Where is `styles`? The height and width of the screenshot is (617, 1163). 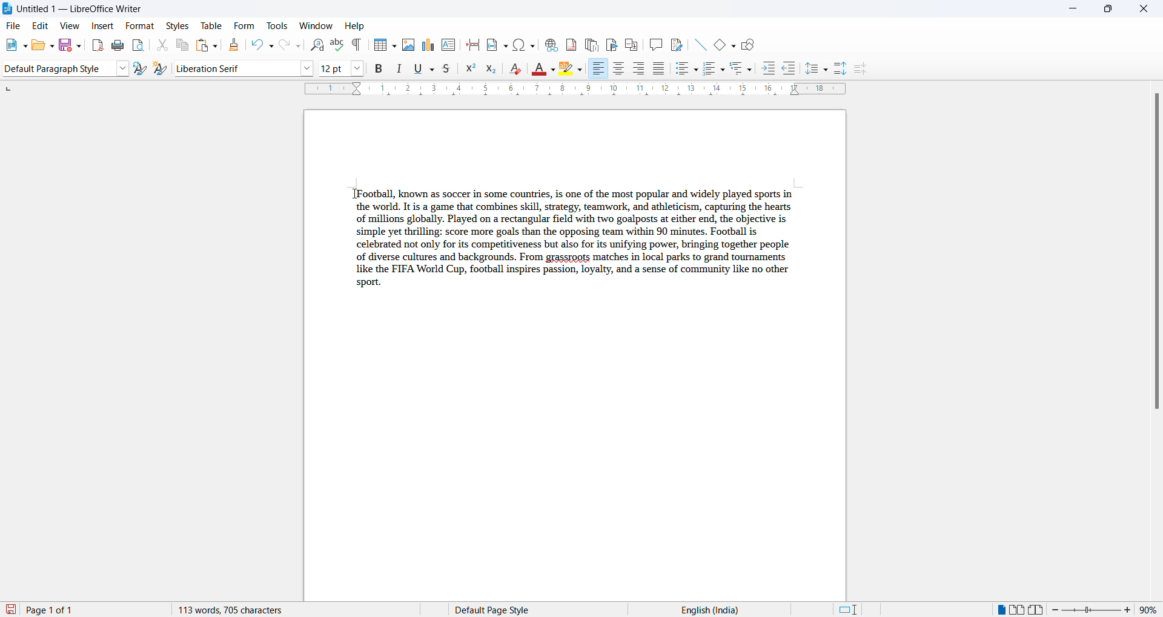 styles is located at coordinates (177, 26).